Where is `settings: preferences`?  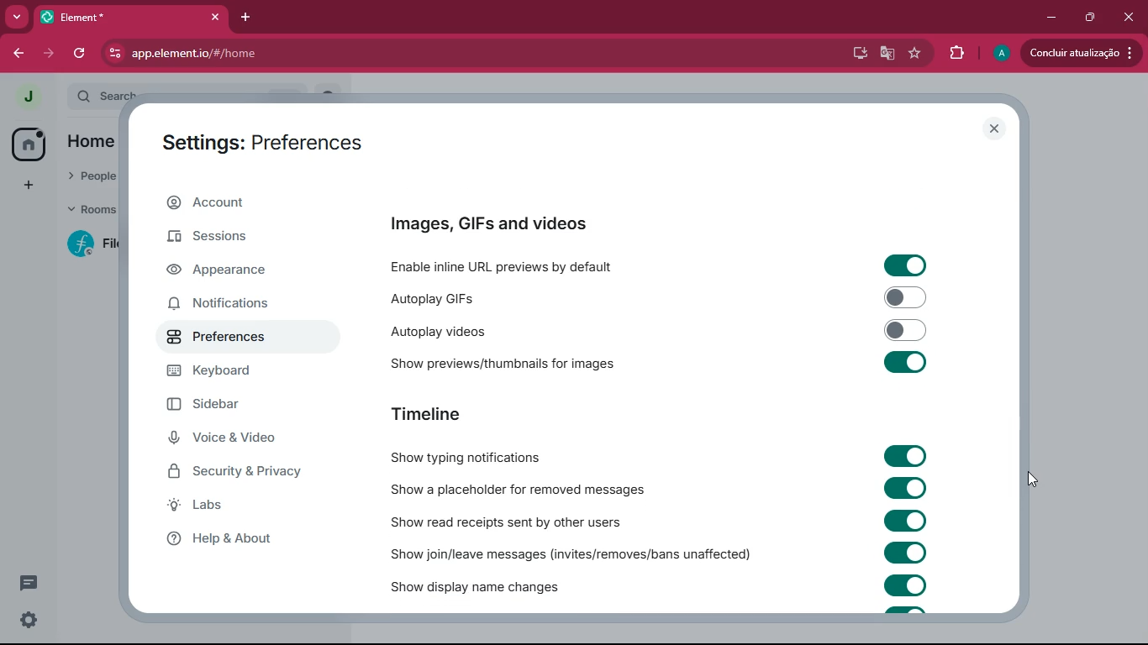 settings: preferences is located at coordinates (260, 144).